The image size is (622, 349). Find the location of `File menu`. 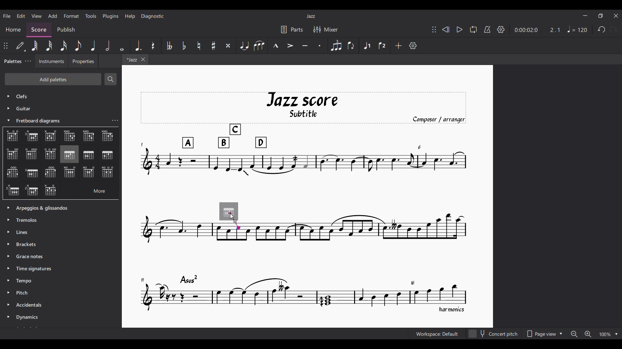

File menu is located at coordinates (6, 16).